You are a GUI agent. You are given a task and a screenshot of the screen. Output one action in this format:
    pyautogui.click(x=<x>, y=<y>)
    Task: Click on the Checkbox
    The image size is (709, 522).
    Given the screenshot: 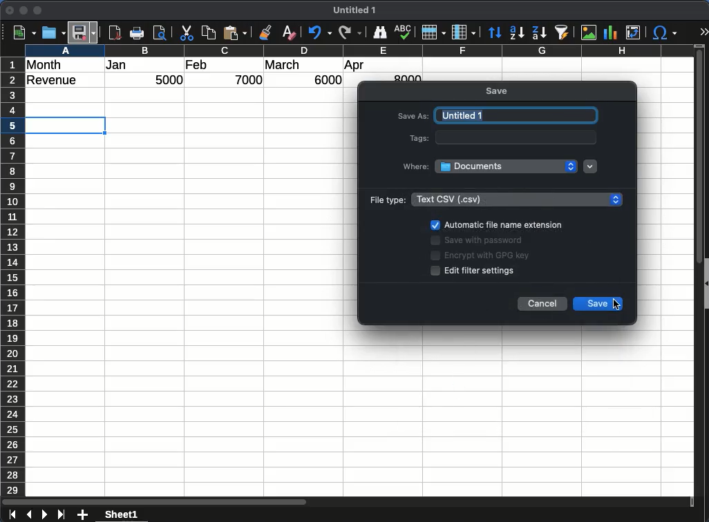 What is the action you would take?
    pyautogui.click(x=436, y=271)
    